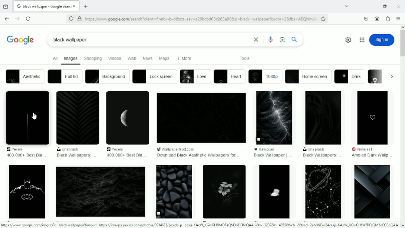 Image resolution: width=405 pixels, height=228 pixels. What do you see at coordinates (346, 6) in the screenshot?
I see `list all tabs` at bounding box center [346, 6].